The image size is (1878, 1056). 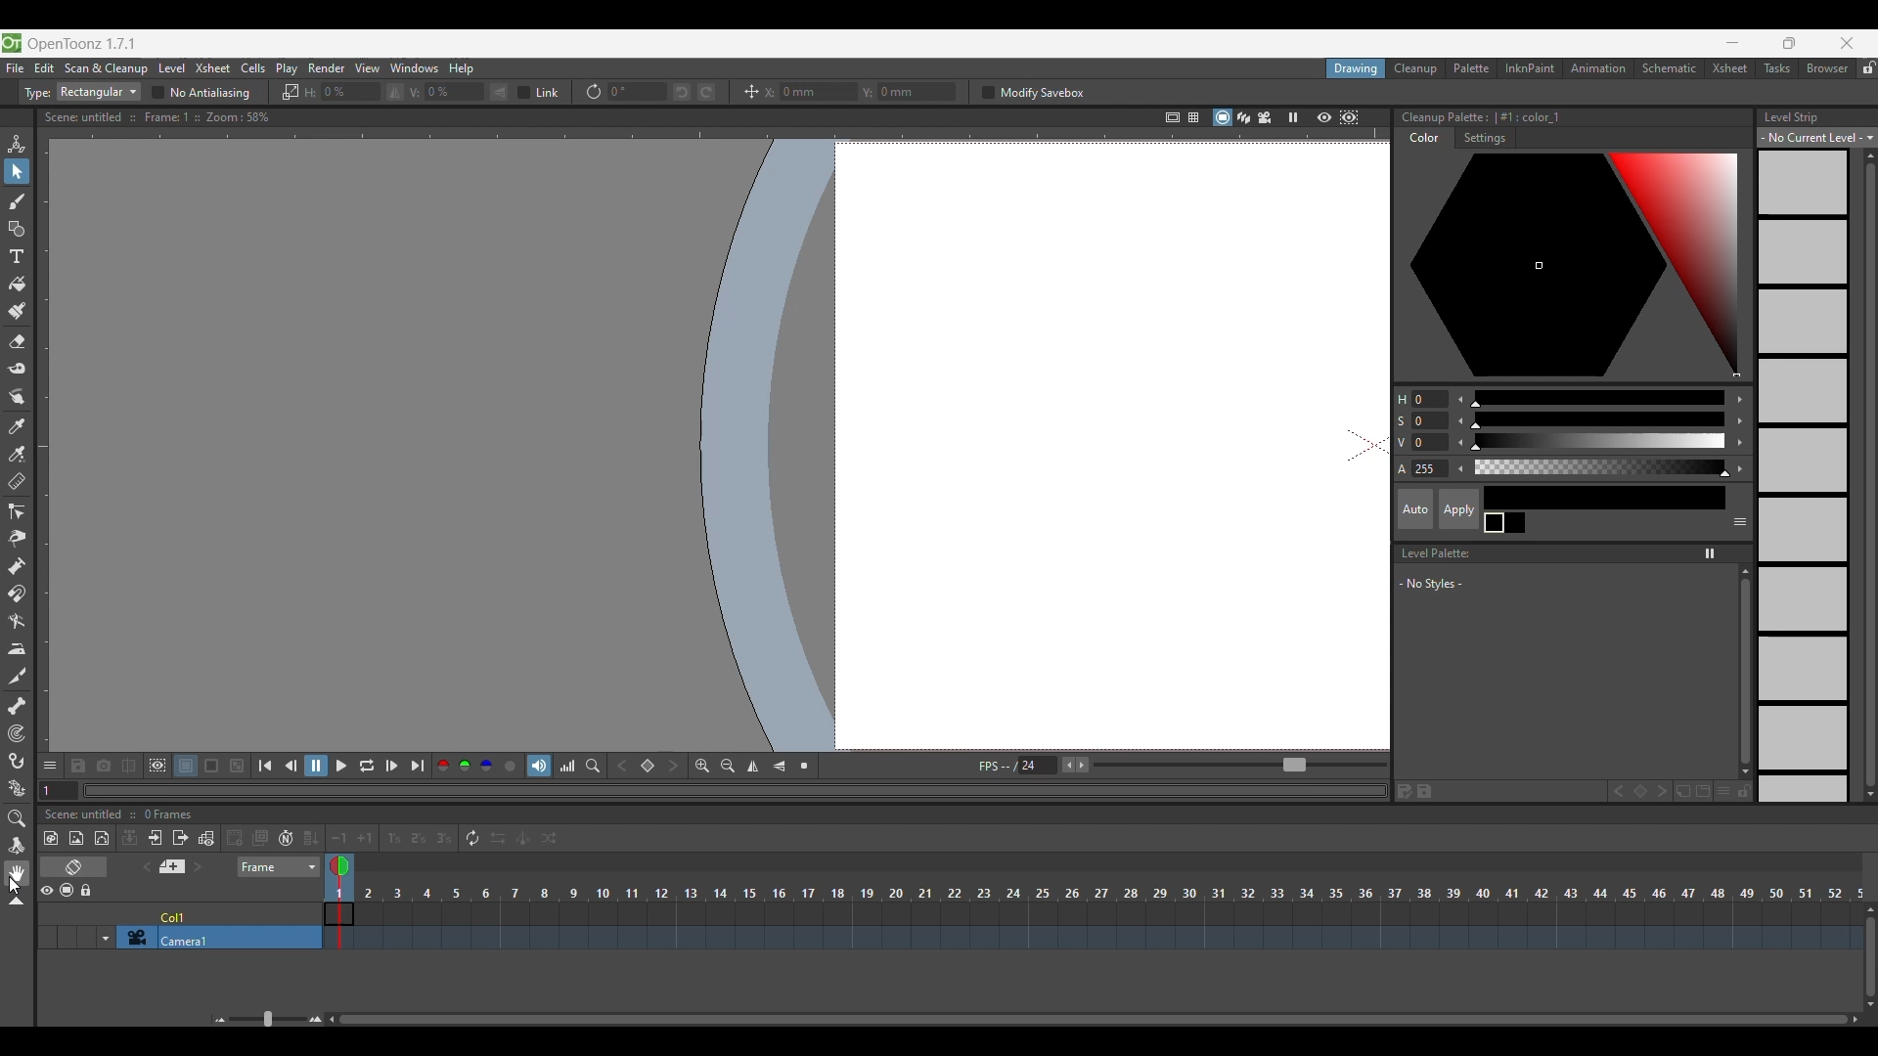 I want to click on RGB picker tool, so click(x=18, y=455).